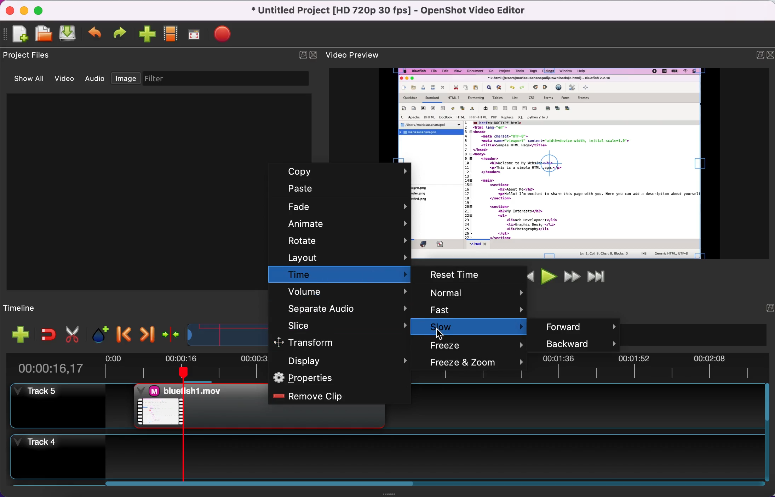 This screenshot has width=775, height=497. Describe the element at coordinates (478, 344) in the screenshot. I see `freeze` at that location.